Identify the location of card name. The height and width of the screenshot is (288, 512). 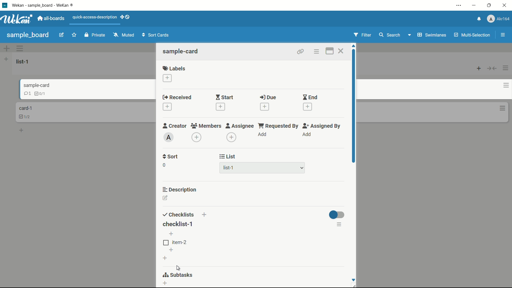
(25, 108).